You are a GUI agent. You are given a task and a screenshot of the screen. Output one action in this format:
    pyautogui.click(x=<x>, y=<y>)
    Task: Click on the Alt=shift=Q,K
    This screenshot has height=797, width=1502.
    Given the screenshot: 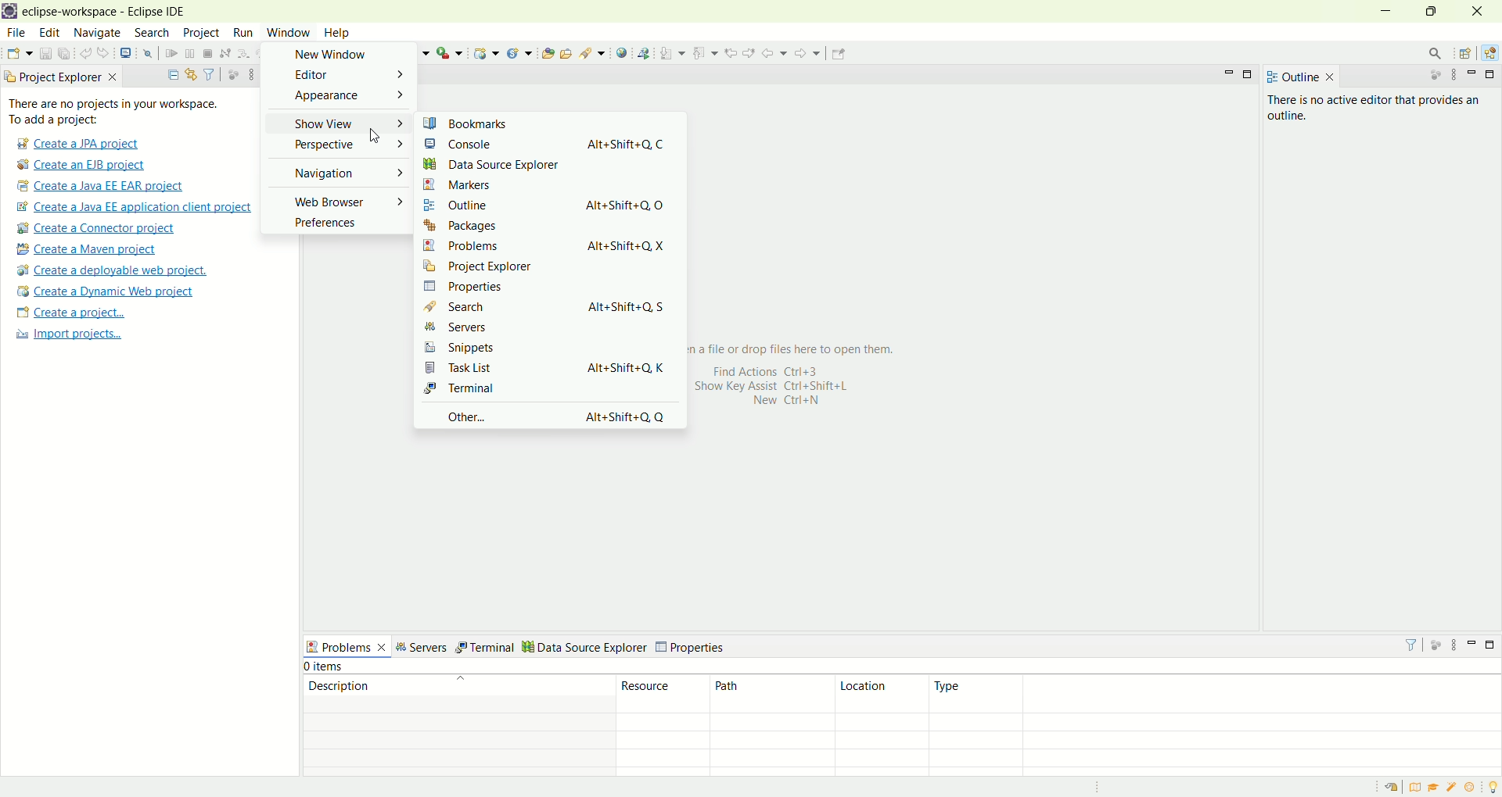 What is the action you would take?
    pyautogui.click(x=634, y=366)
    